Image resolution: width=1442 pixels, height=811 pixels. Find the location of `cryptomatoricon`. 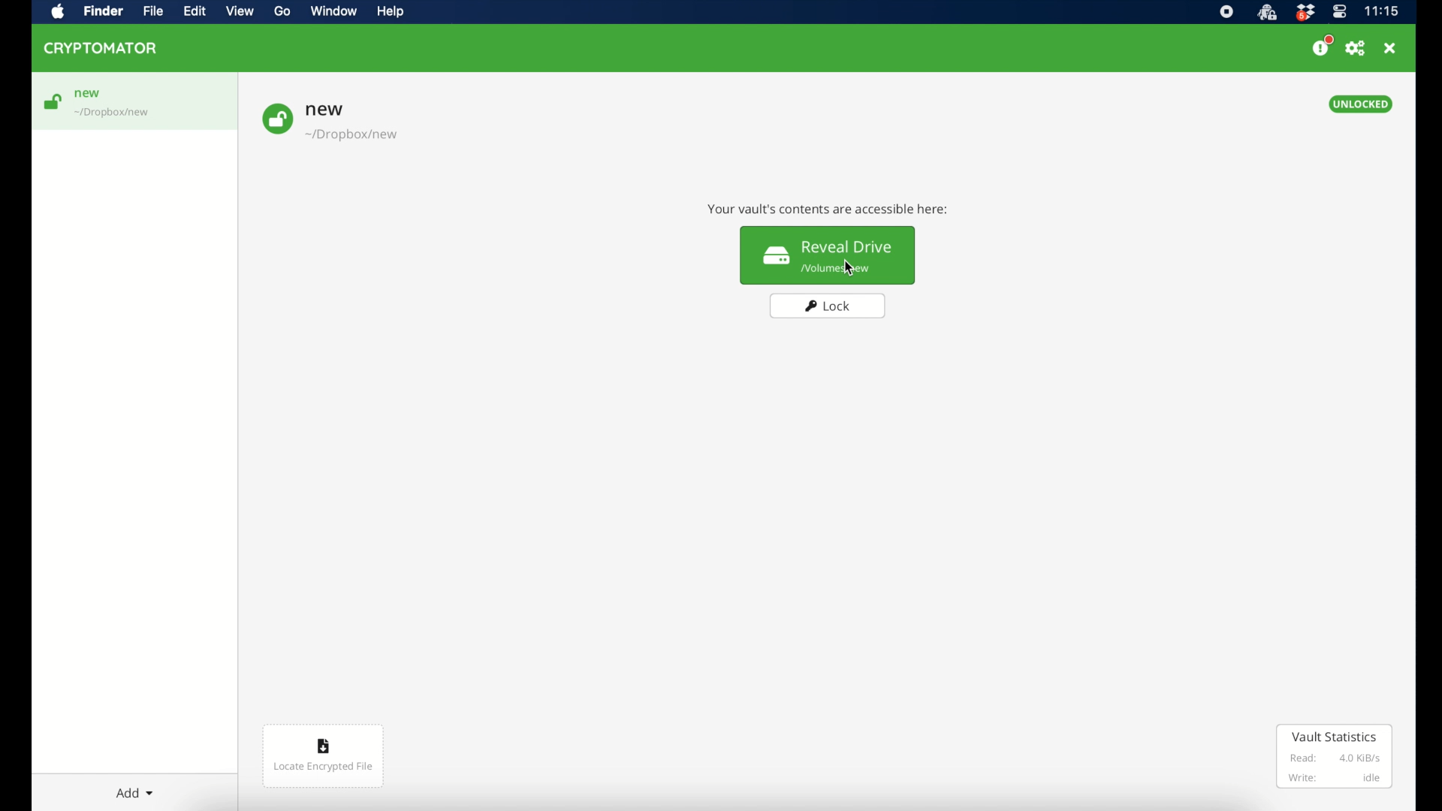

cryptomatoricon is located at coordinates (1266, 13).